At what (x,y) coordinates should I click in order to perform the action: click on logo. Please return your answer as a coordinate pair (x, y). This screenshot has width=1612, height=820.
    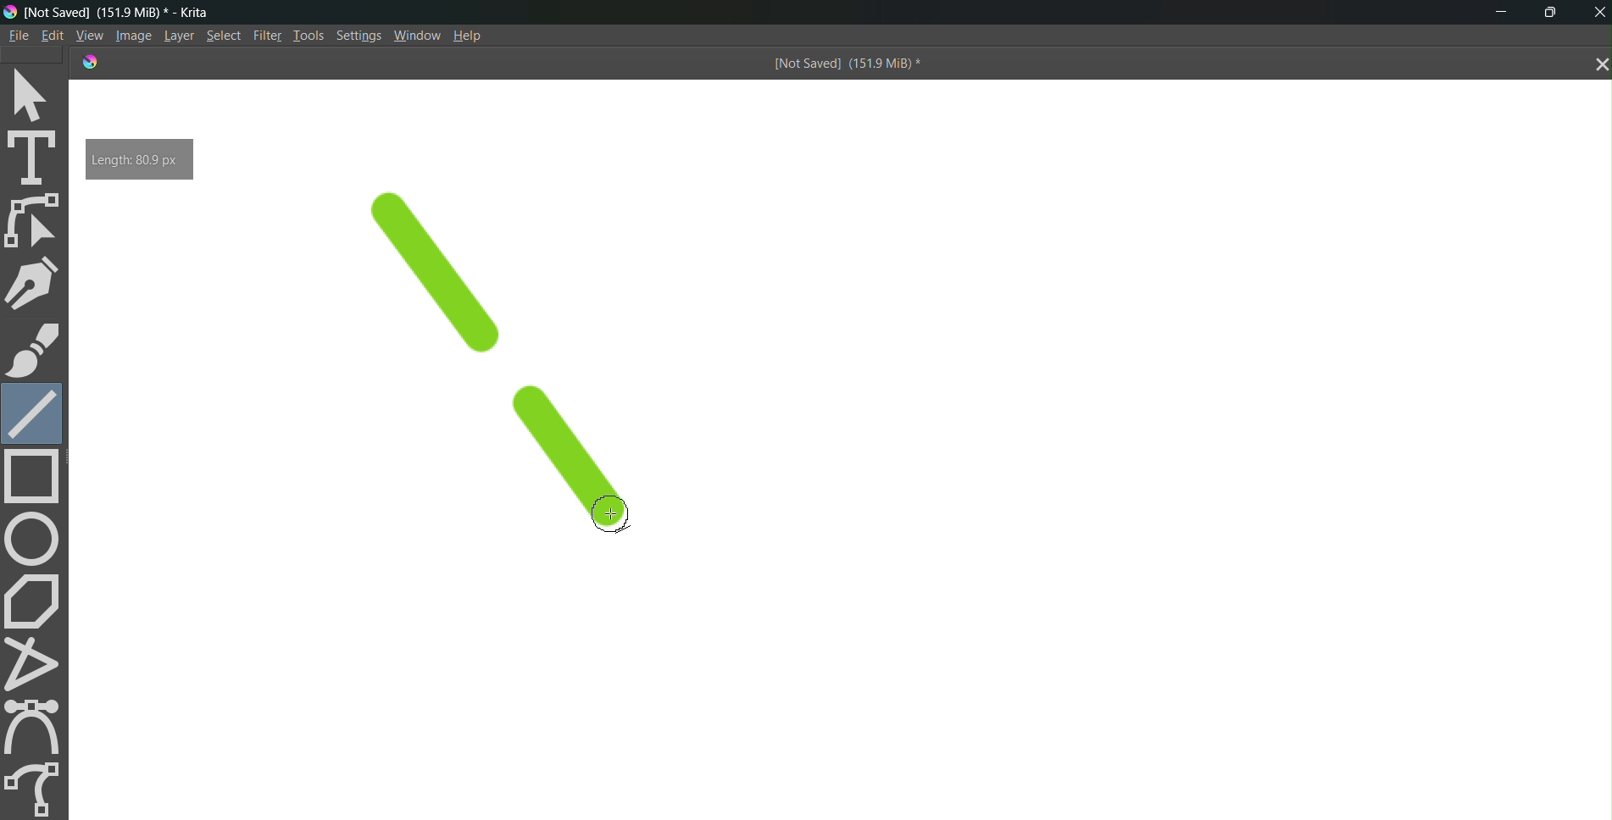
    Looking at the image, I should click on (10, 11).